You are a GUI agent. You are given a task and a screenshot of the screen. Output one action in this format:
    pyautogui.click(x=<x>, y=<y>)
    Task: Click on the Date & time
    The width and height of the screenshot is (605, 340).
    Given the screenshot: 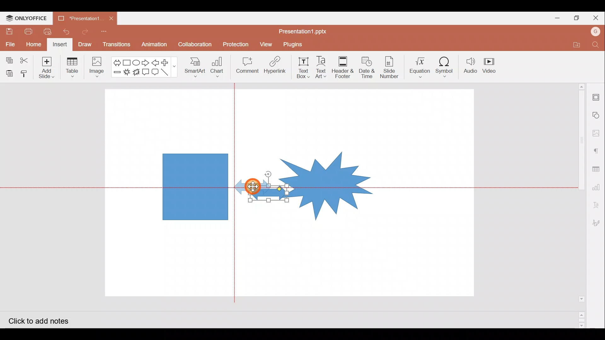 What is the action you would take?
    pyautogui.click(x=367, y=67)
    